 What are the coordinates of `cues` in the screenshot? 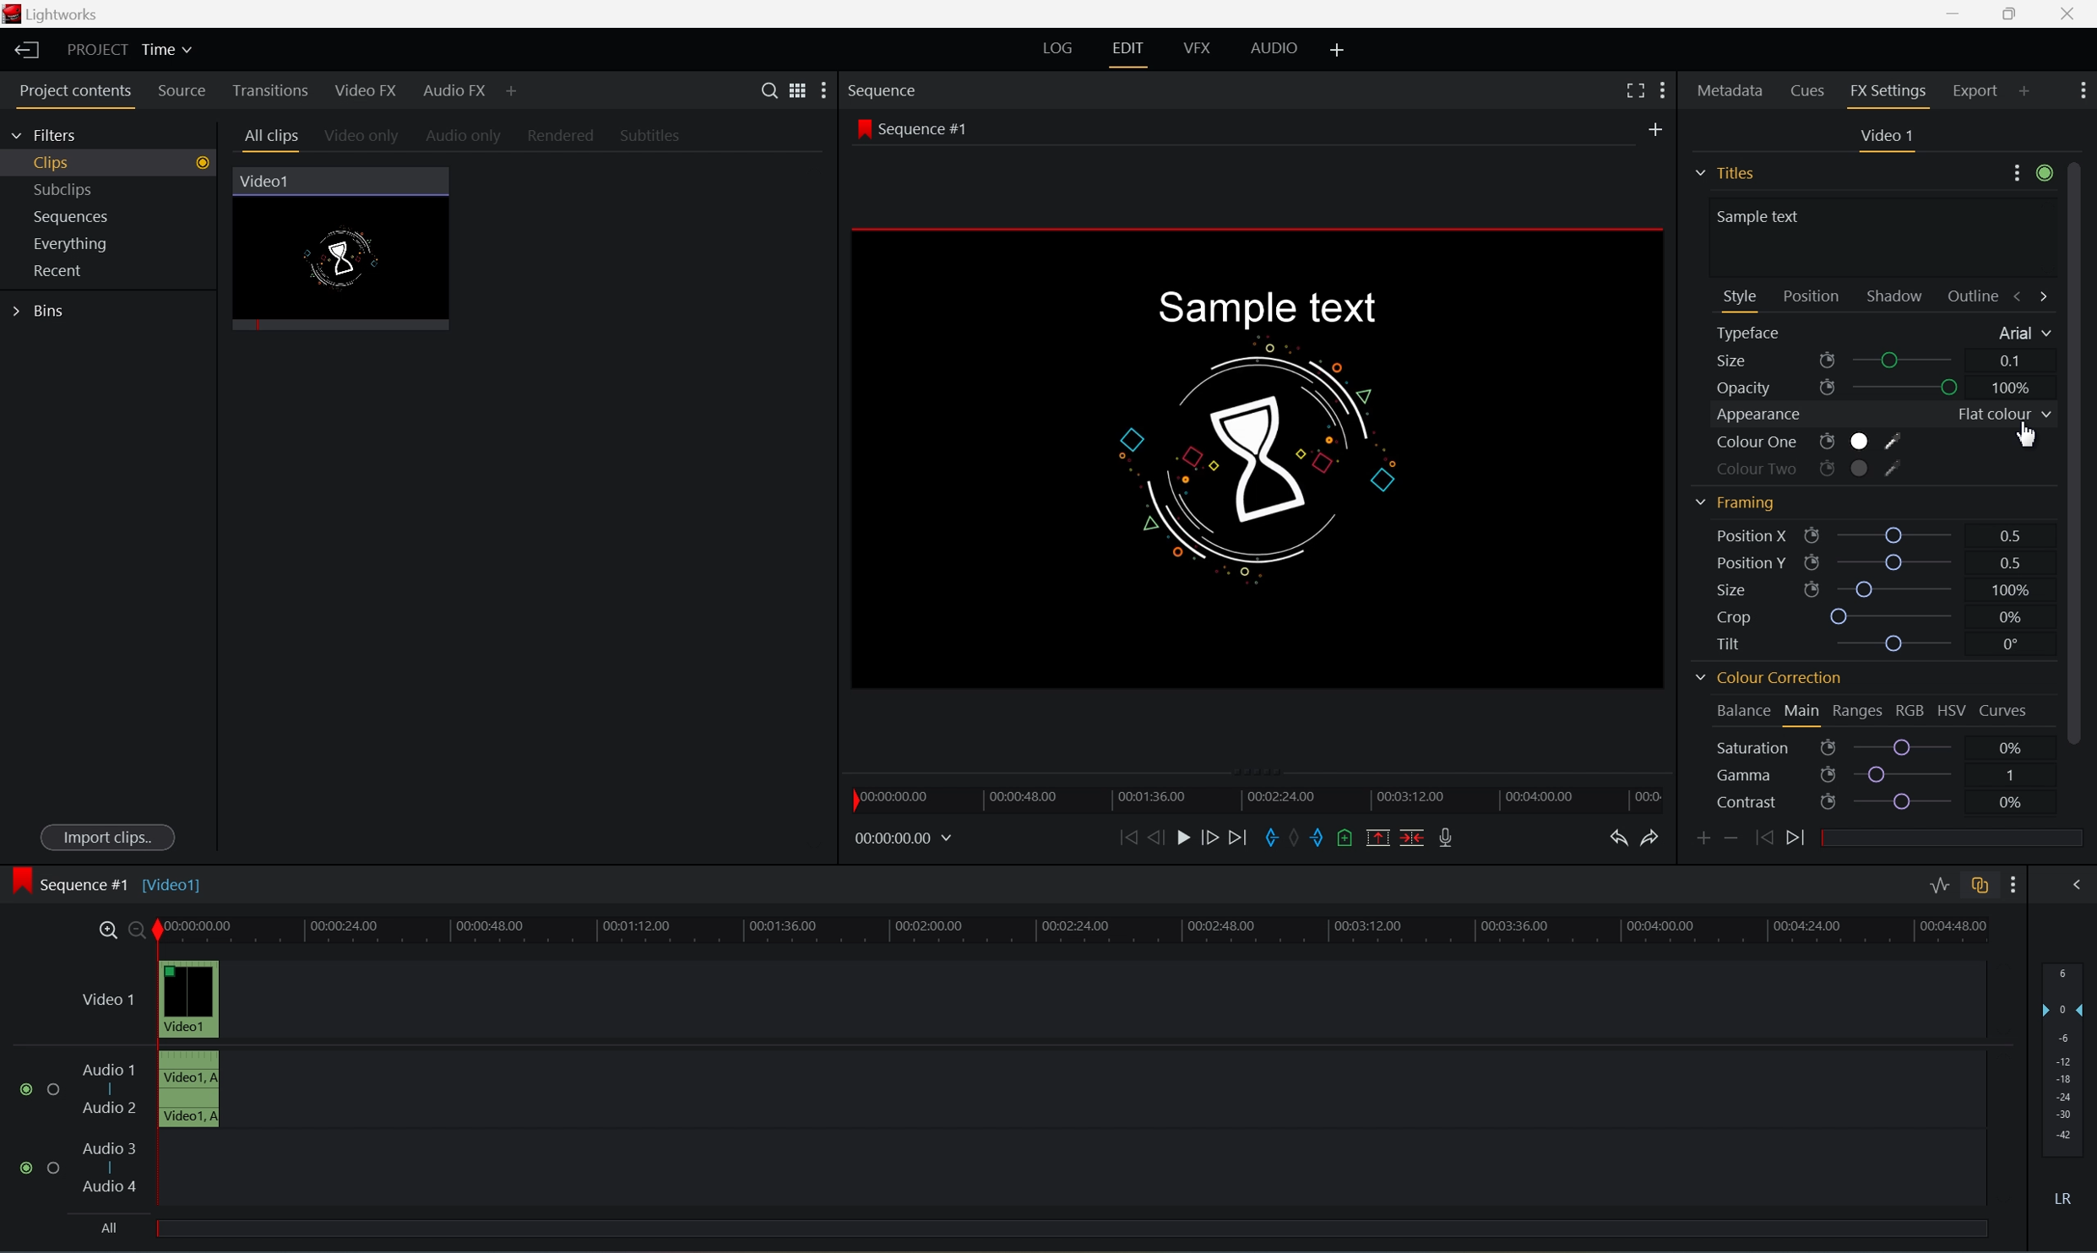 It's located at (1809, 94).